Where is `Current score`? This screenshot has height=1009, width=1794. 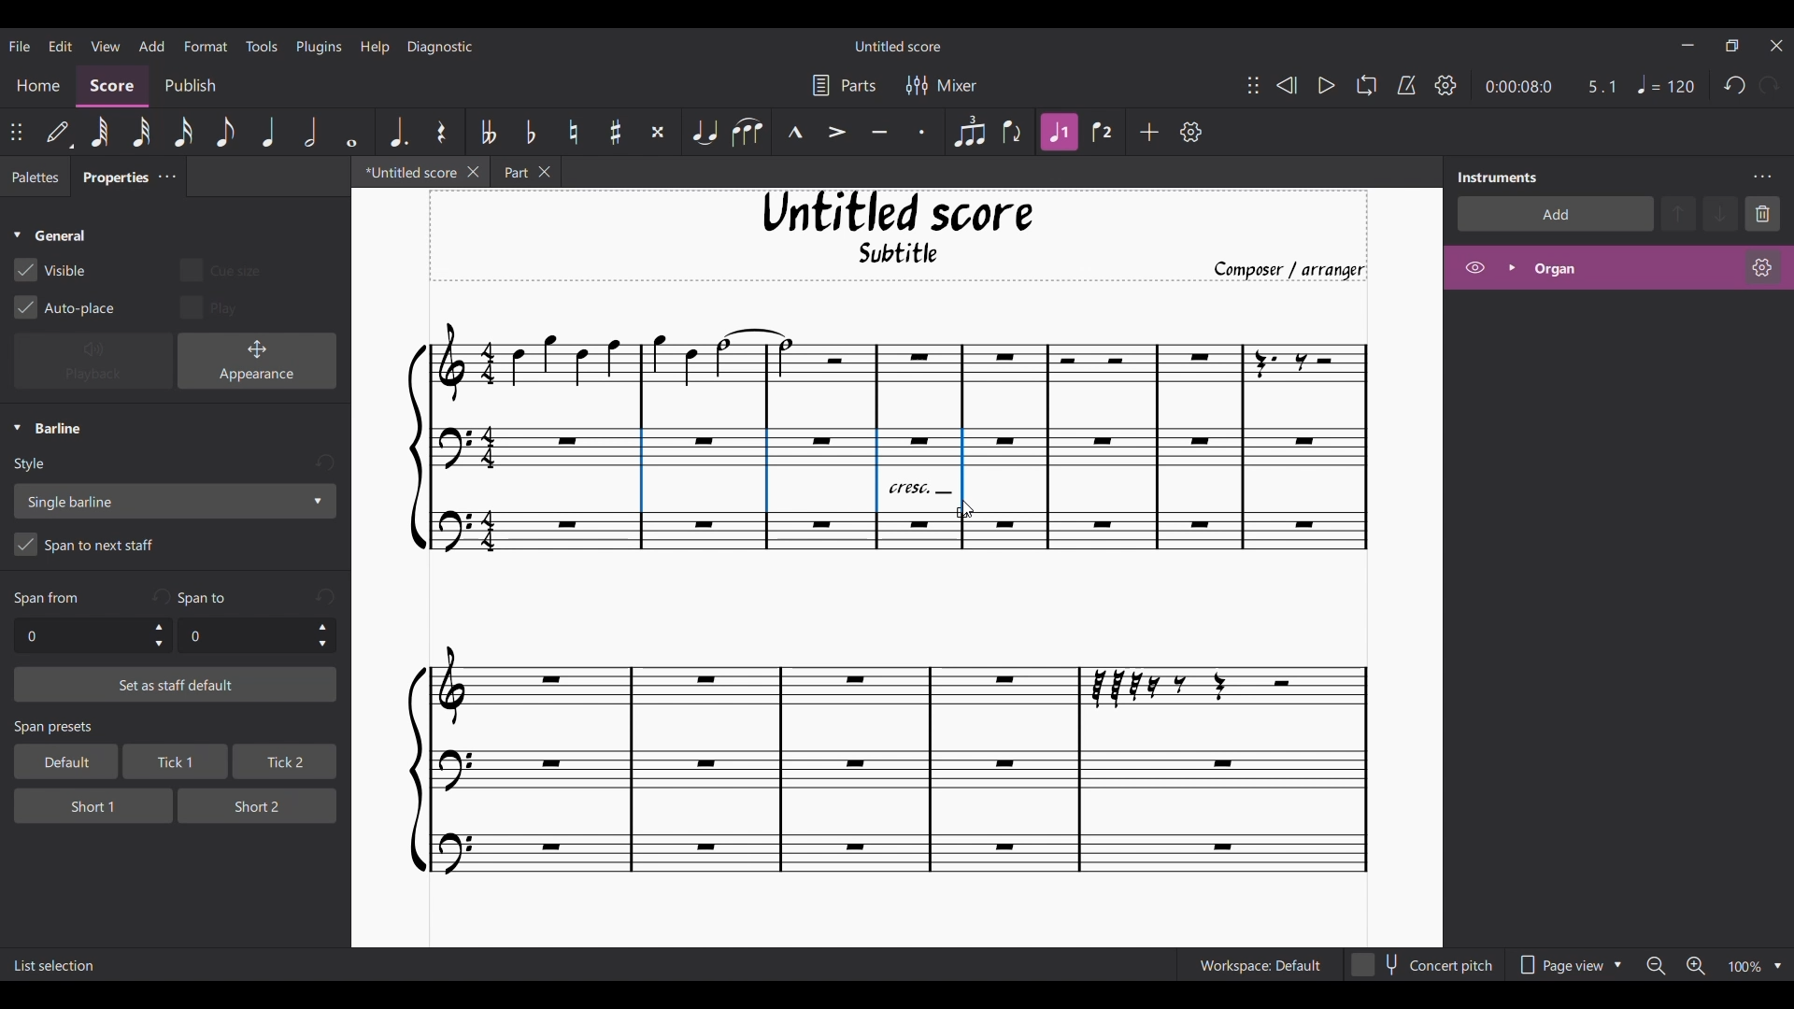
Current score is located at coordinates (877, 728).